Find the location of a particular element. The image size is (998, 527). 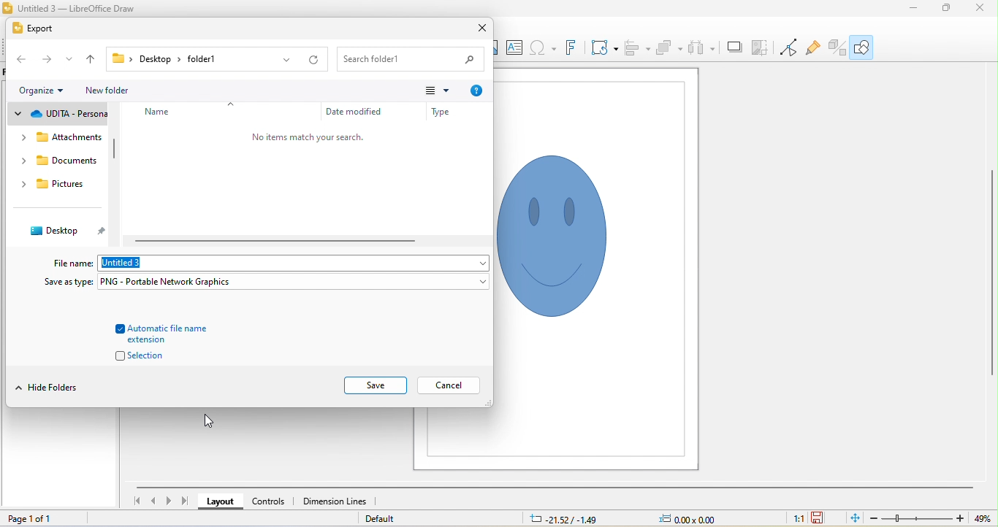

drop down is located at coordinates (232, 103).